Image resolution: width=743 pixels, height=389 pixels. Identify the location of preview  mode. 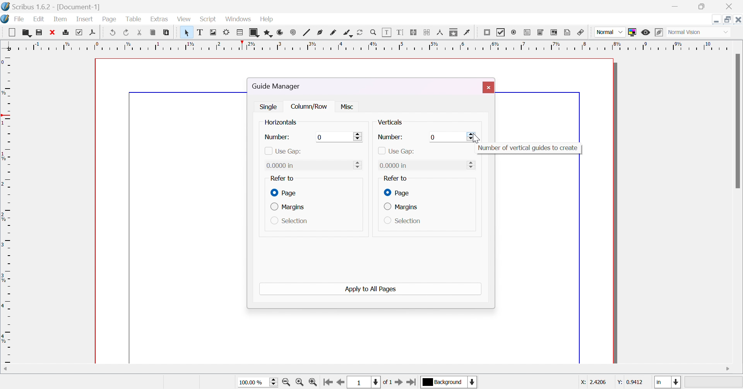
(646, 32).